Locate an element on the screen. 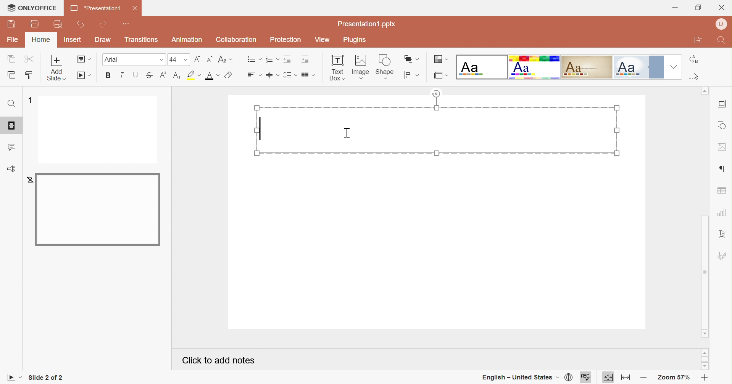  Scroll up is located at coordinates (705, 352).